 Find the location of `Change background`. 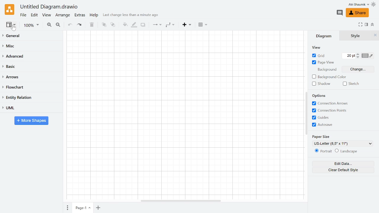

Change background is located at coordinates (359, 69).